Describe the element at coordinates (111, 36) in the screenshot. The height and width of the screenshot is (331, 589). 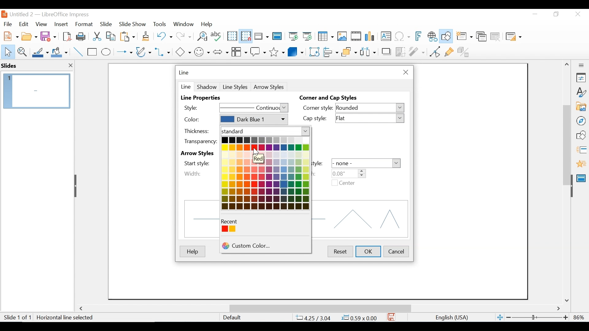
I see `Copy` at that location.